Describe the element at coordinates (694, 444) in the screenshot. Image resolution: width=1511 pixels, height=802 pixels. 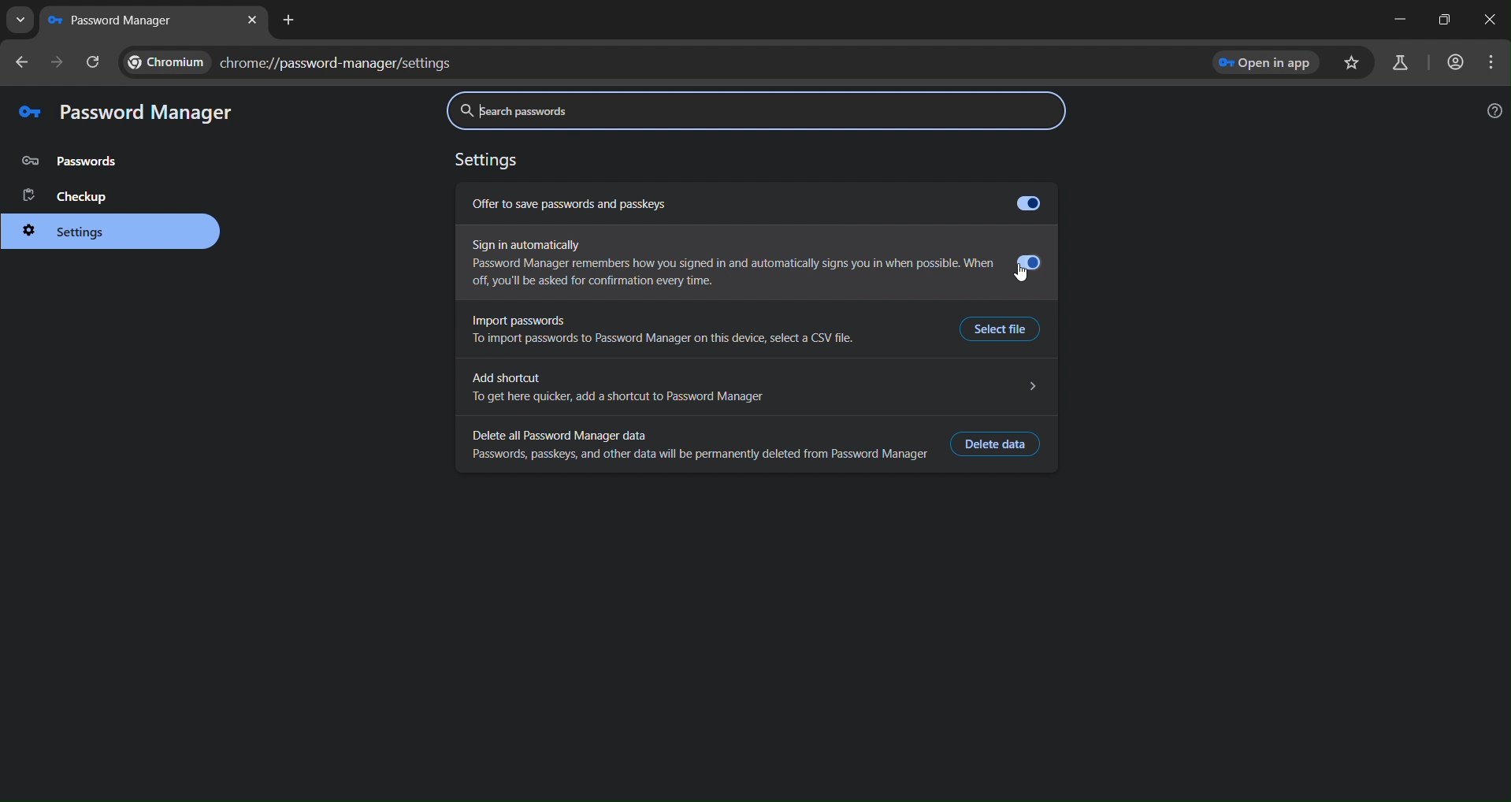
I see `Delete all Password Manager data
Passwords, passkeys, and other data will be permanently deleted from Password Manager` at that location.